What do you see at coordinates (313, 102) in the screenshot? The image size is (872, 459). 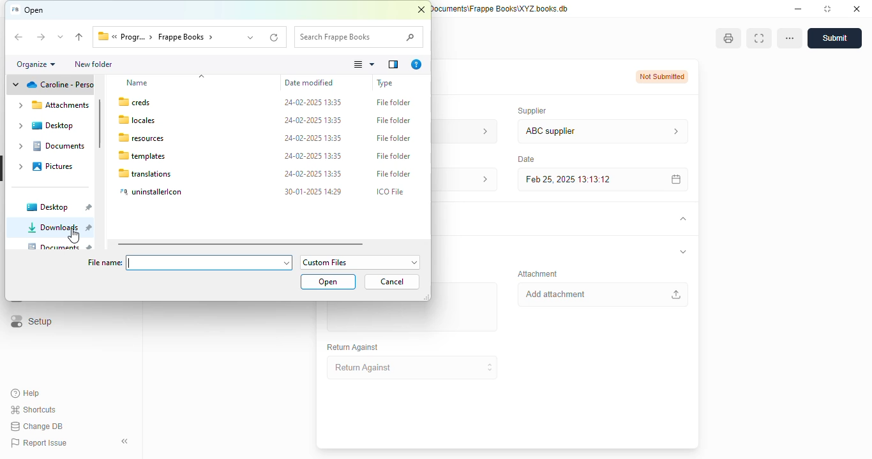 I see `24-02-2025 13:35` at bounding box center [313, 102].